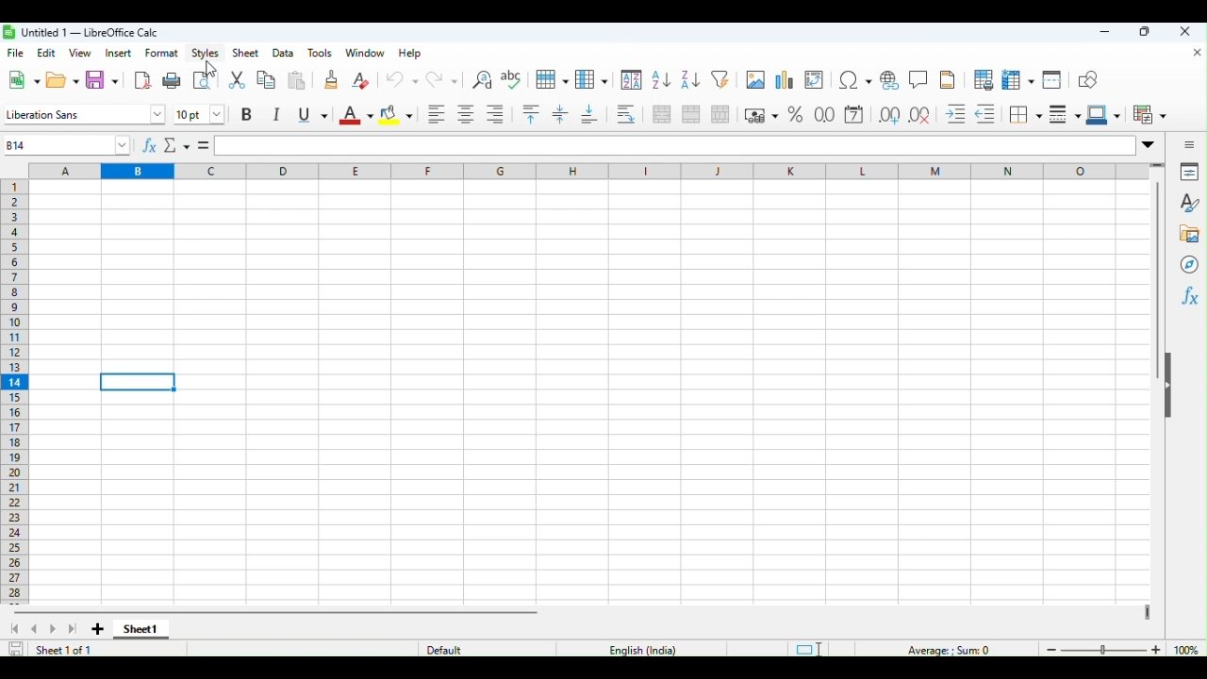  I want to click on Column, so click(591, 78).